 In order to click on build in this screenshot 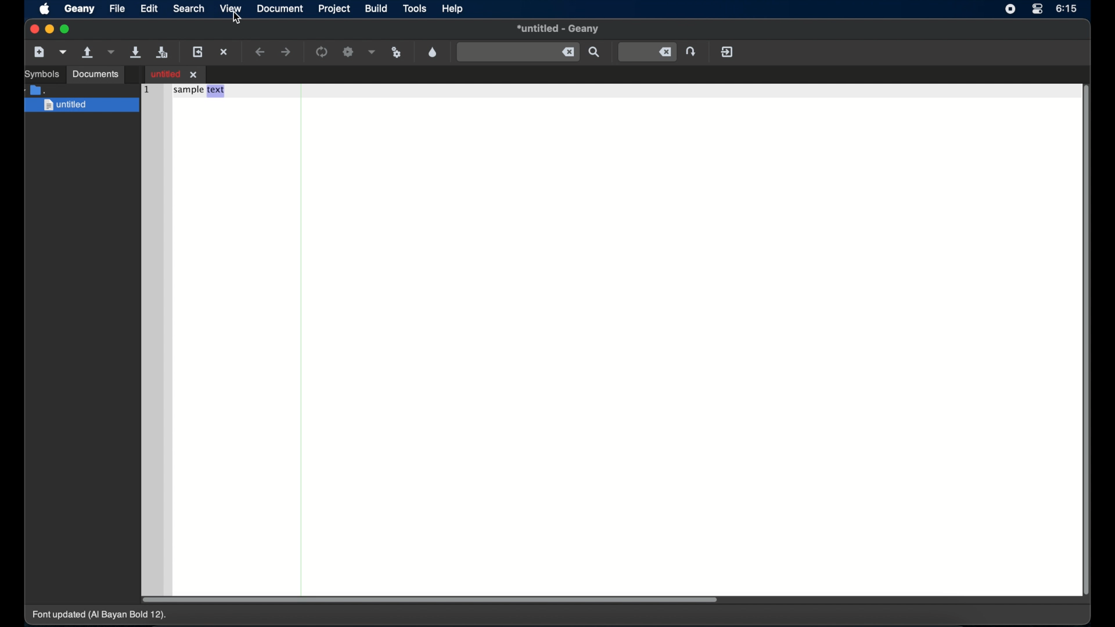, I will do `click(376, 9)`.